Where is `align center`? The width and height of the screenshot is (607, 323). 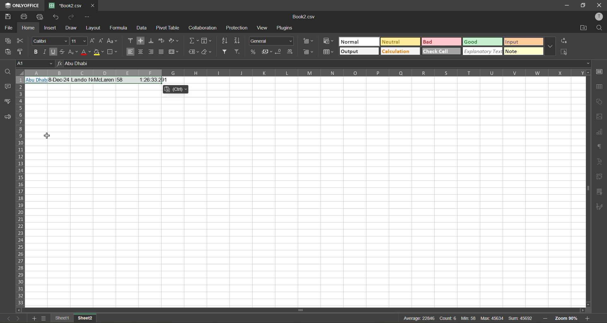 align center is located at coordinates (141, 52).